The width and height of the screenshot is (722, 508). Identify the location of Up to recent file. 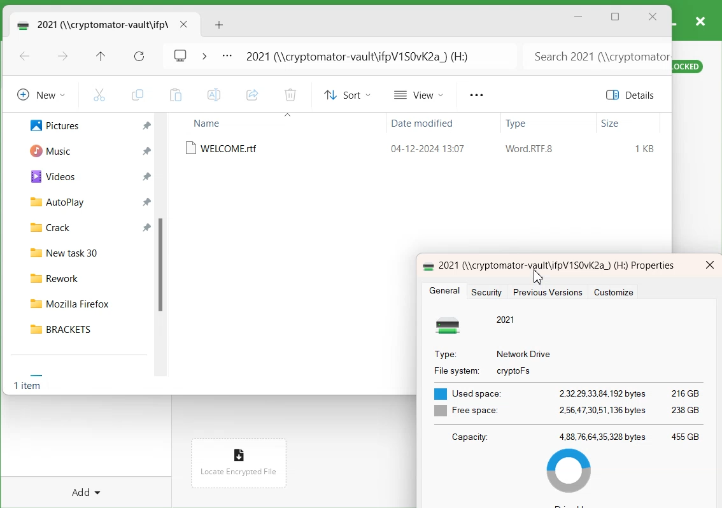
(101, 57).